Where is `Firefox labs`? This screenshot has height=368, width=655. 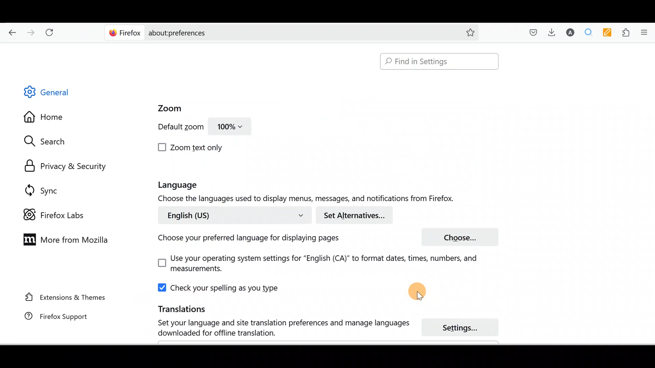
Firefox labs is located at coordinates (56, 215).